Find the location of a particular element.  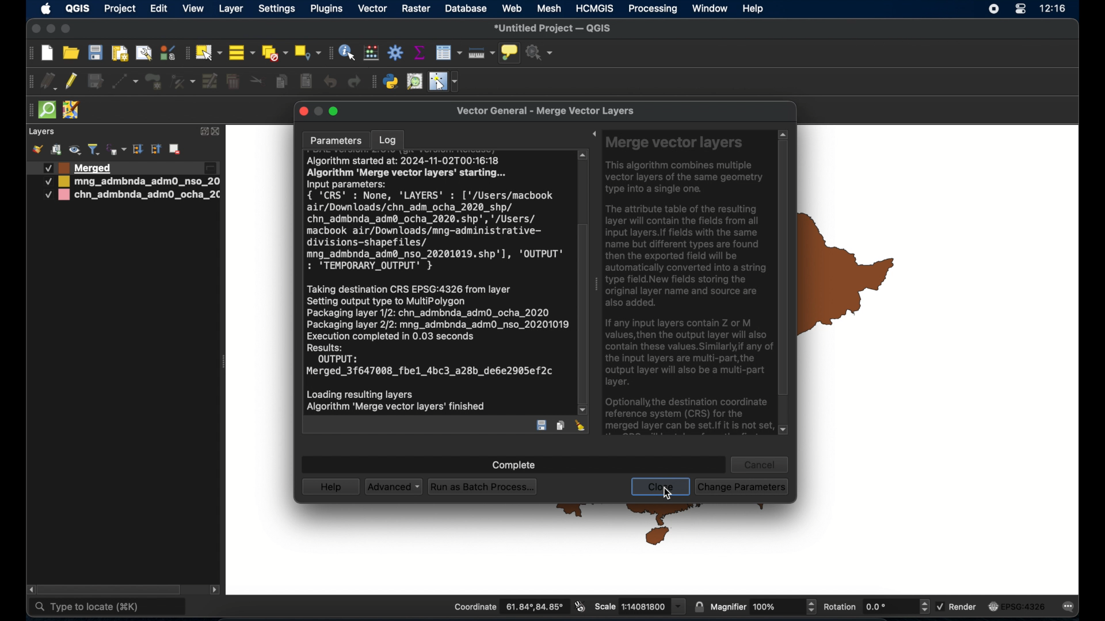

filter legend by expression is located at coordinates (116, 148).